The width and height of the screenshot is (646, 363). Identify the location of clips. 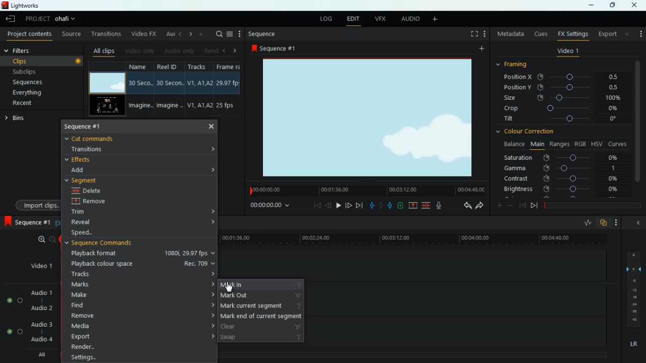
(37, 61).